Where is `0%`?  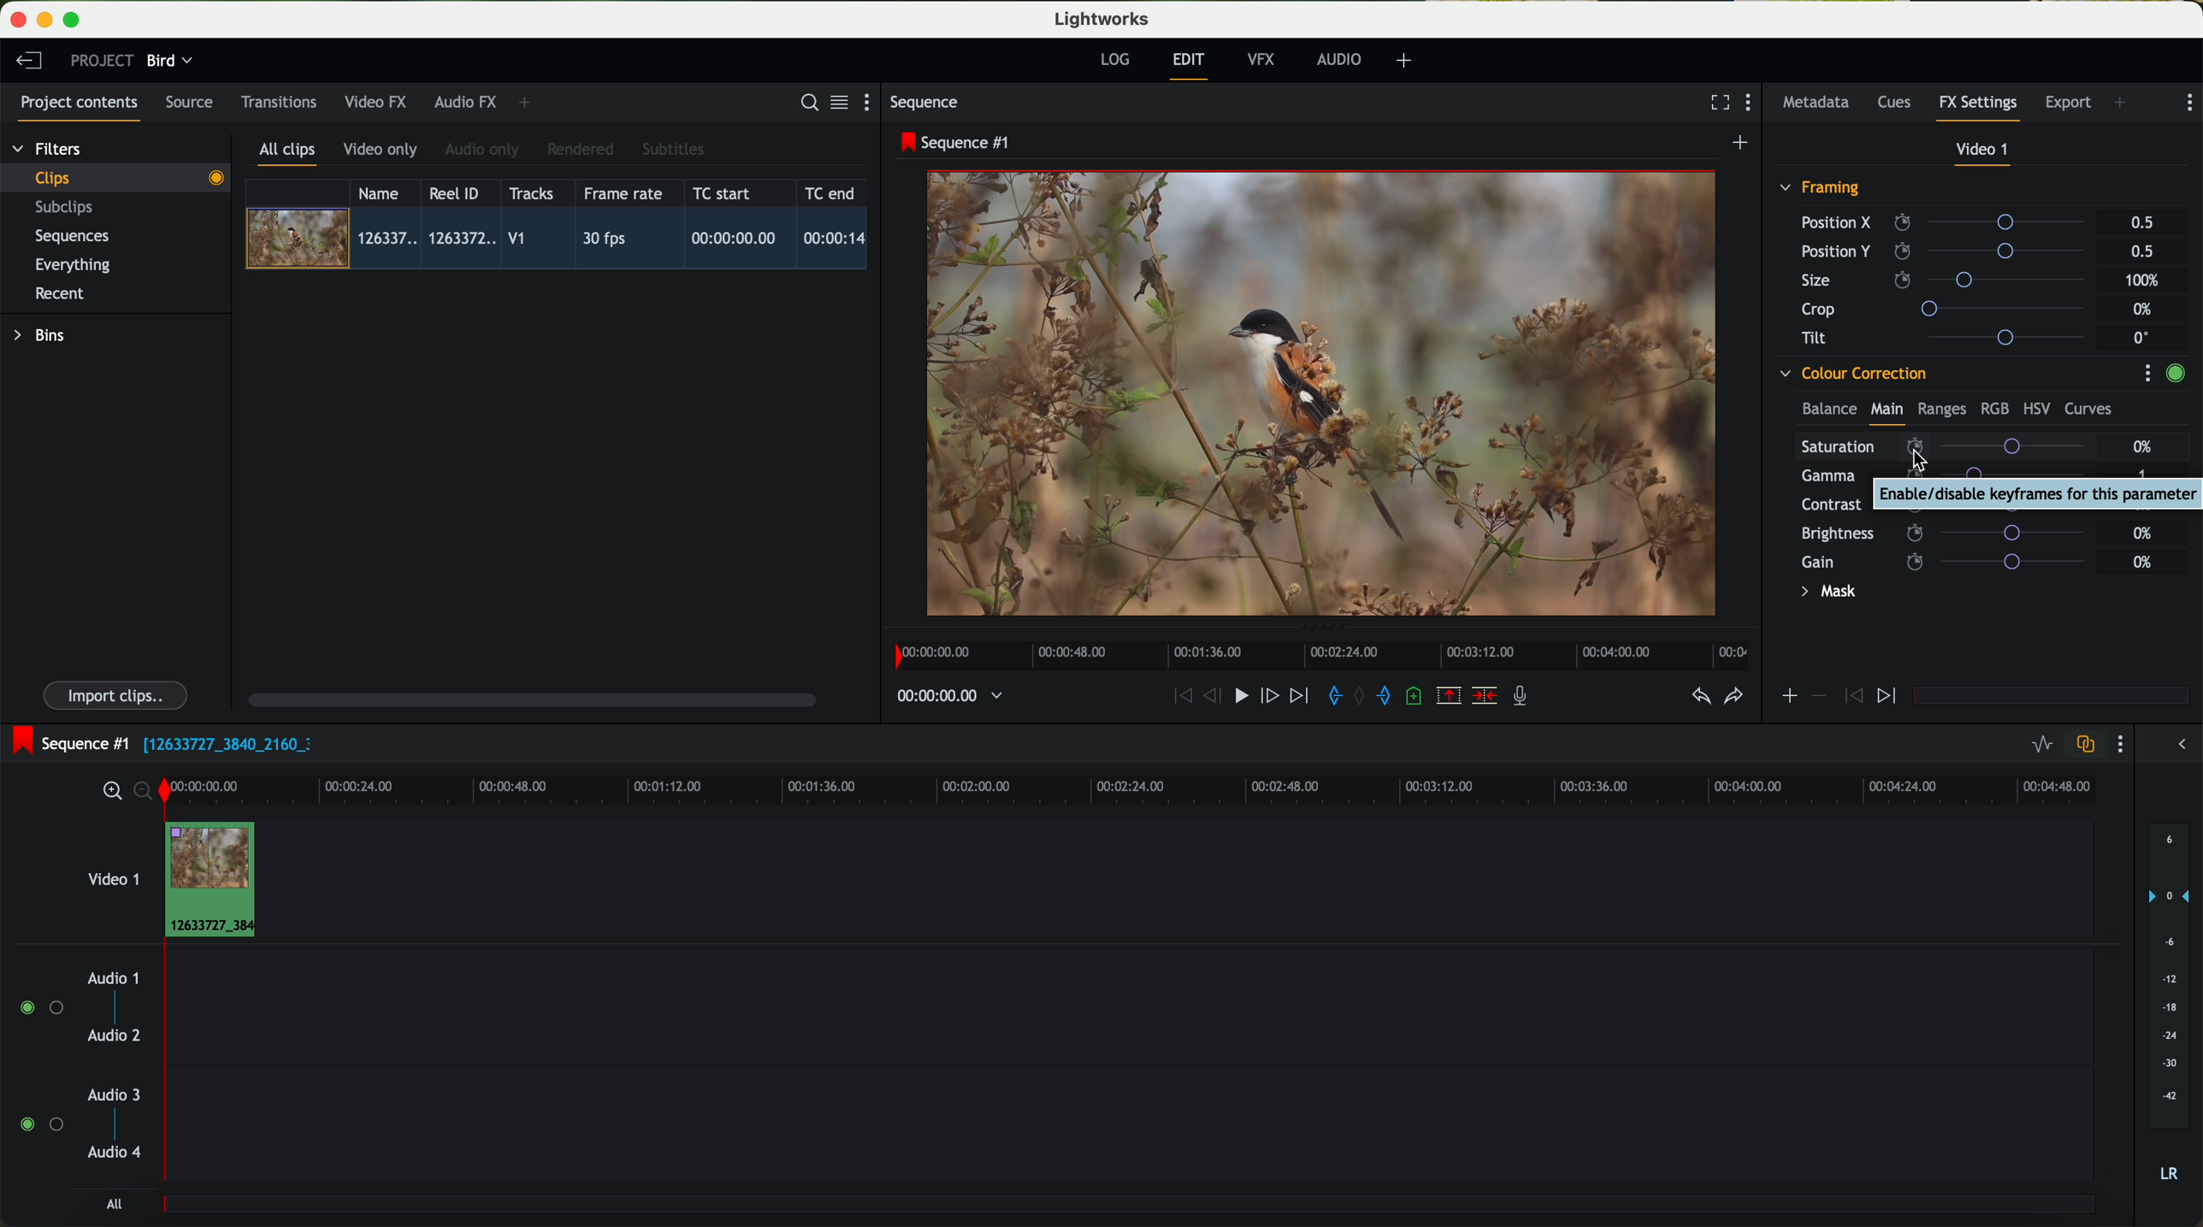 0% is located at coordinates (2143, 562).